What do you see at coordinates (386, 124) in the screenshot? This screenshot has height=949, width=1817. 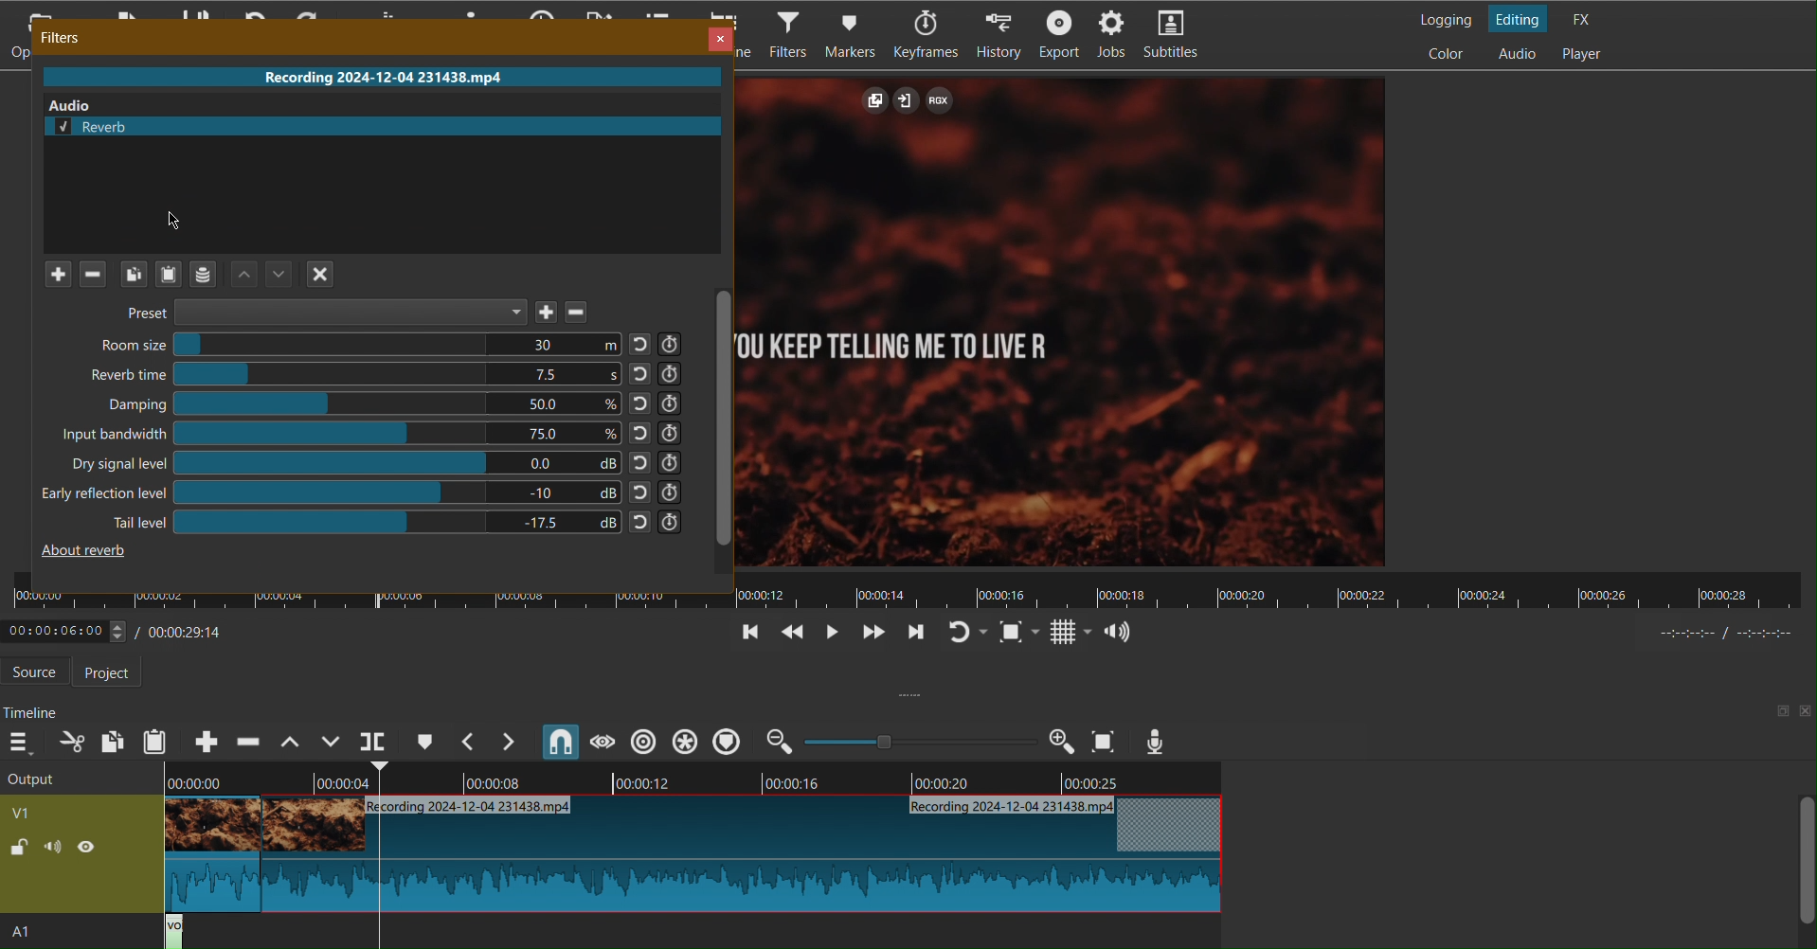 I see `Reverb` at bounding box center [386, 124].